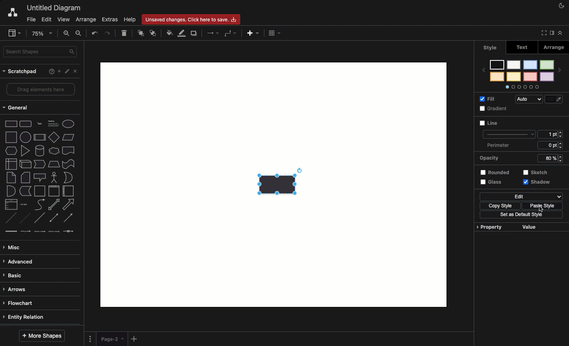 The width and height of the screenshot is (569, 346). What do you see at coordinates (108, 34) in the screenshot?
I see `Redo` at bounding box center [108, 34].